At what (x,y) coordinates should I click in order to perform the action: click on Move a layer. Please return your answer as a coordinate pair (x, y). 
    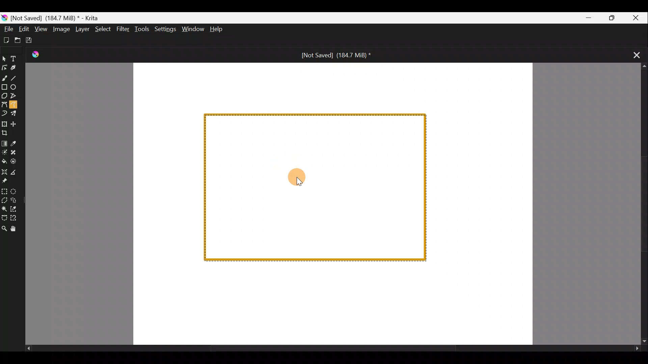
    Looking at the image, I should click on (15, 125).